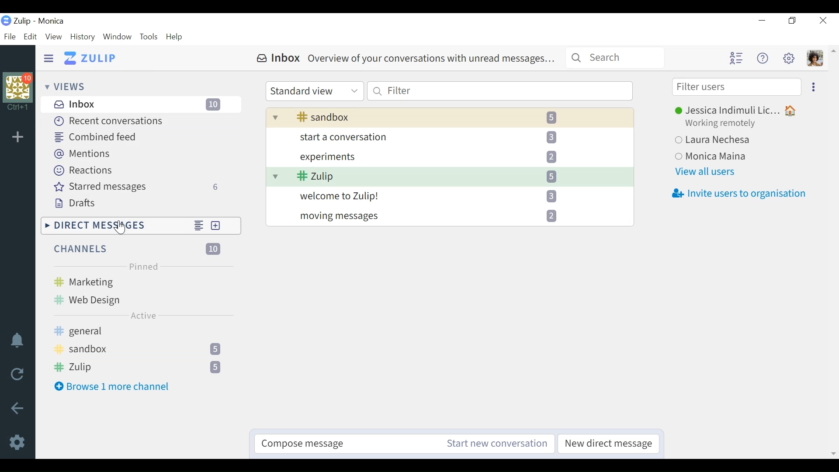  I want to click on Start new conversations, so click(496, 442).